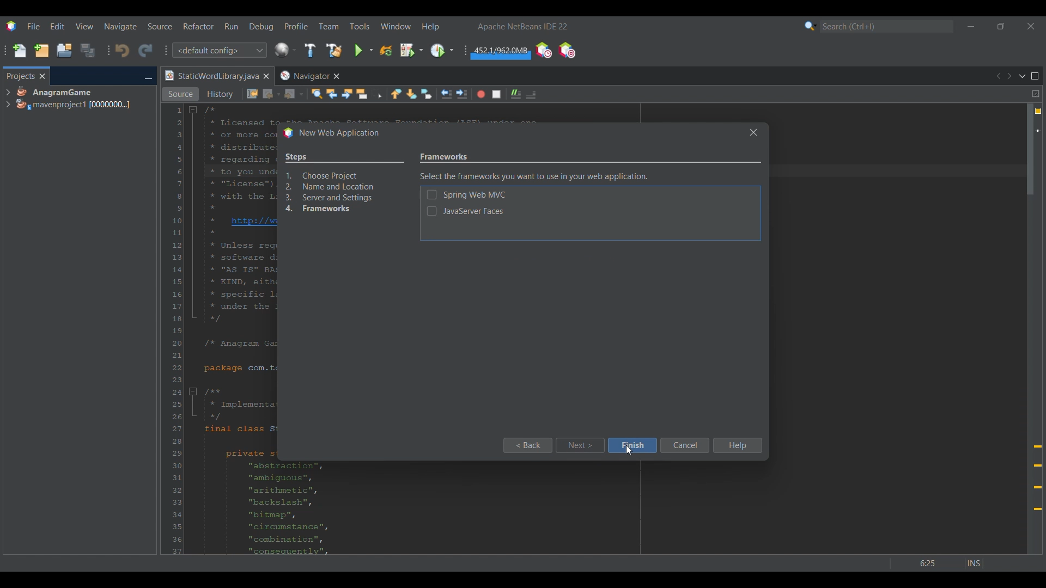 The height and width of the screenshot is (588, 1046). I want to click on Vertical slide bar, so click(1030, 329).